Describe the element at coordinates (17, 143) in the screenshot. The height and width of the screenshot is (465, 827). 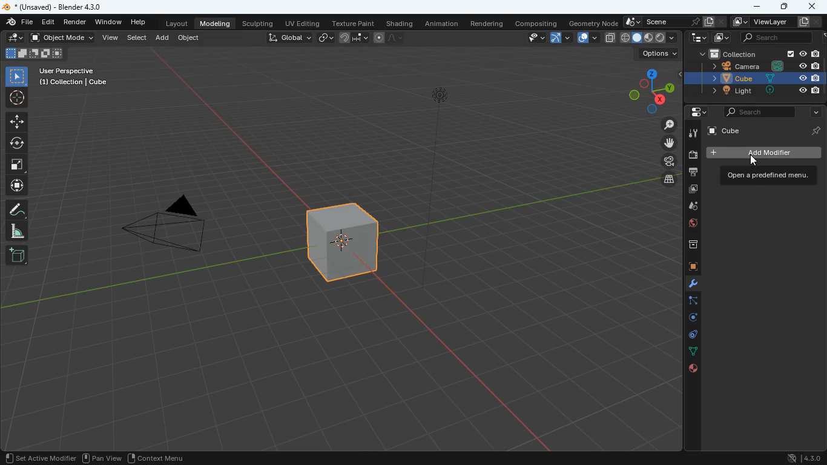
I see `rotate` at that location.